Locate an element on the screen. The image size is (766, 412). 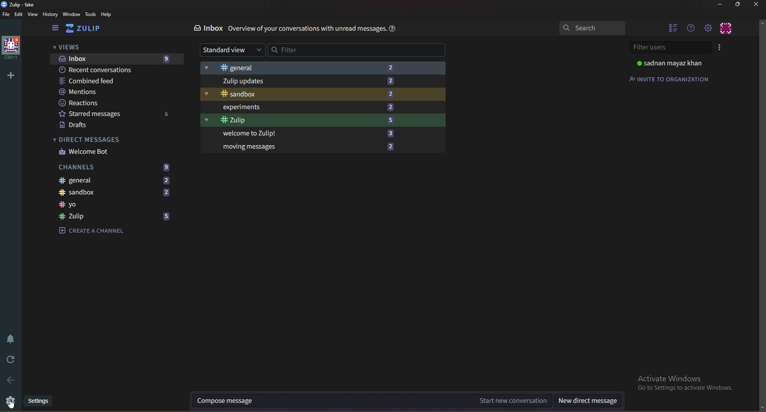
File is located at coordinates (6, 15).